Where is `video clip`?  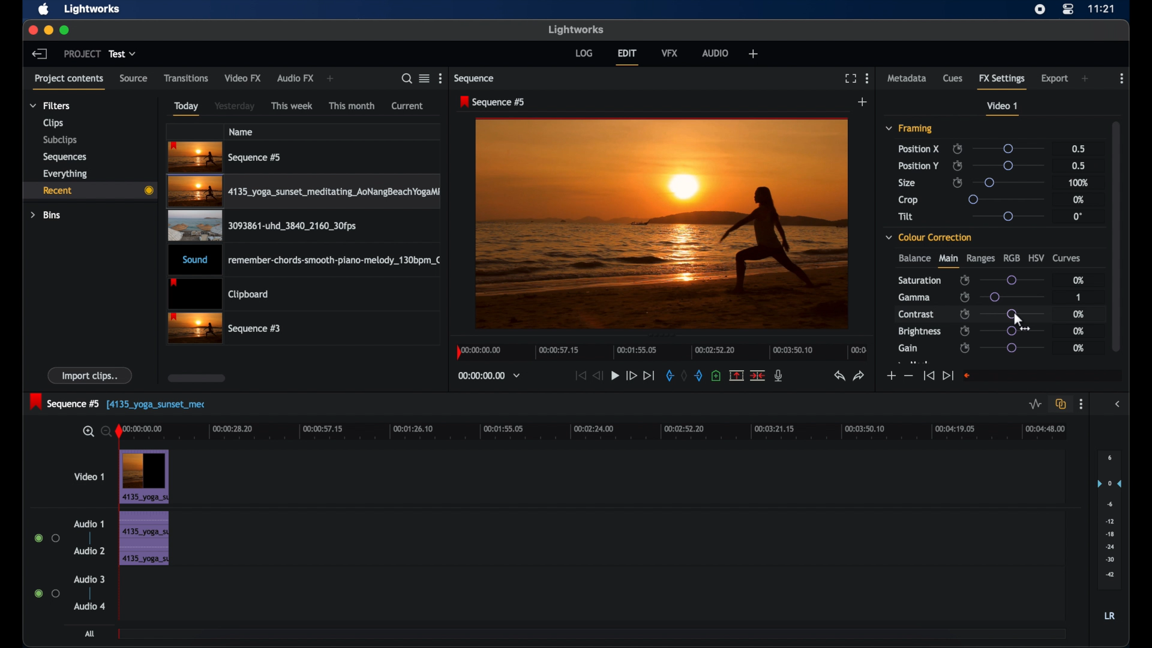 video clip is located at coordinates (145, 477).